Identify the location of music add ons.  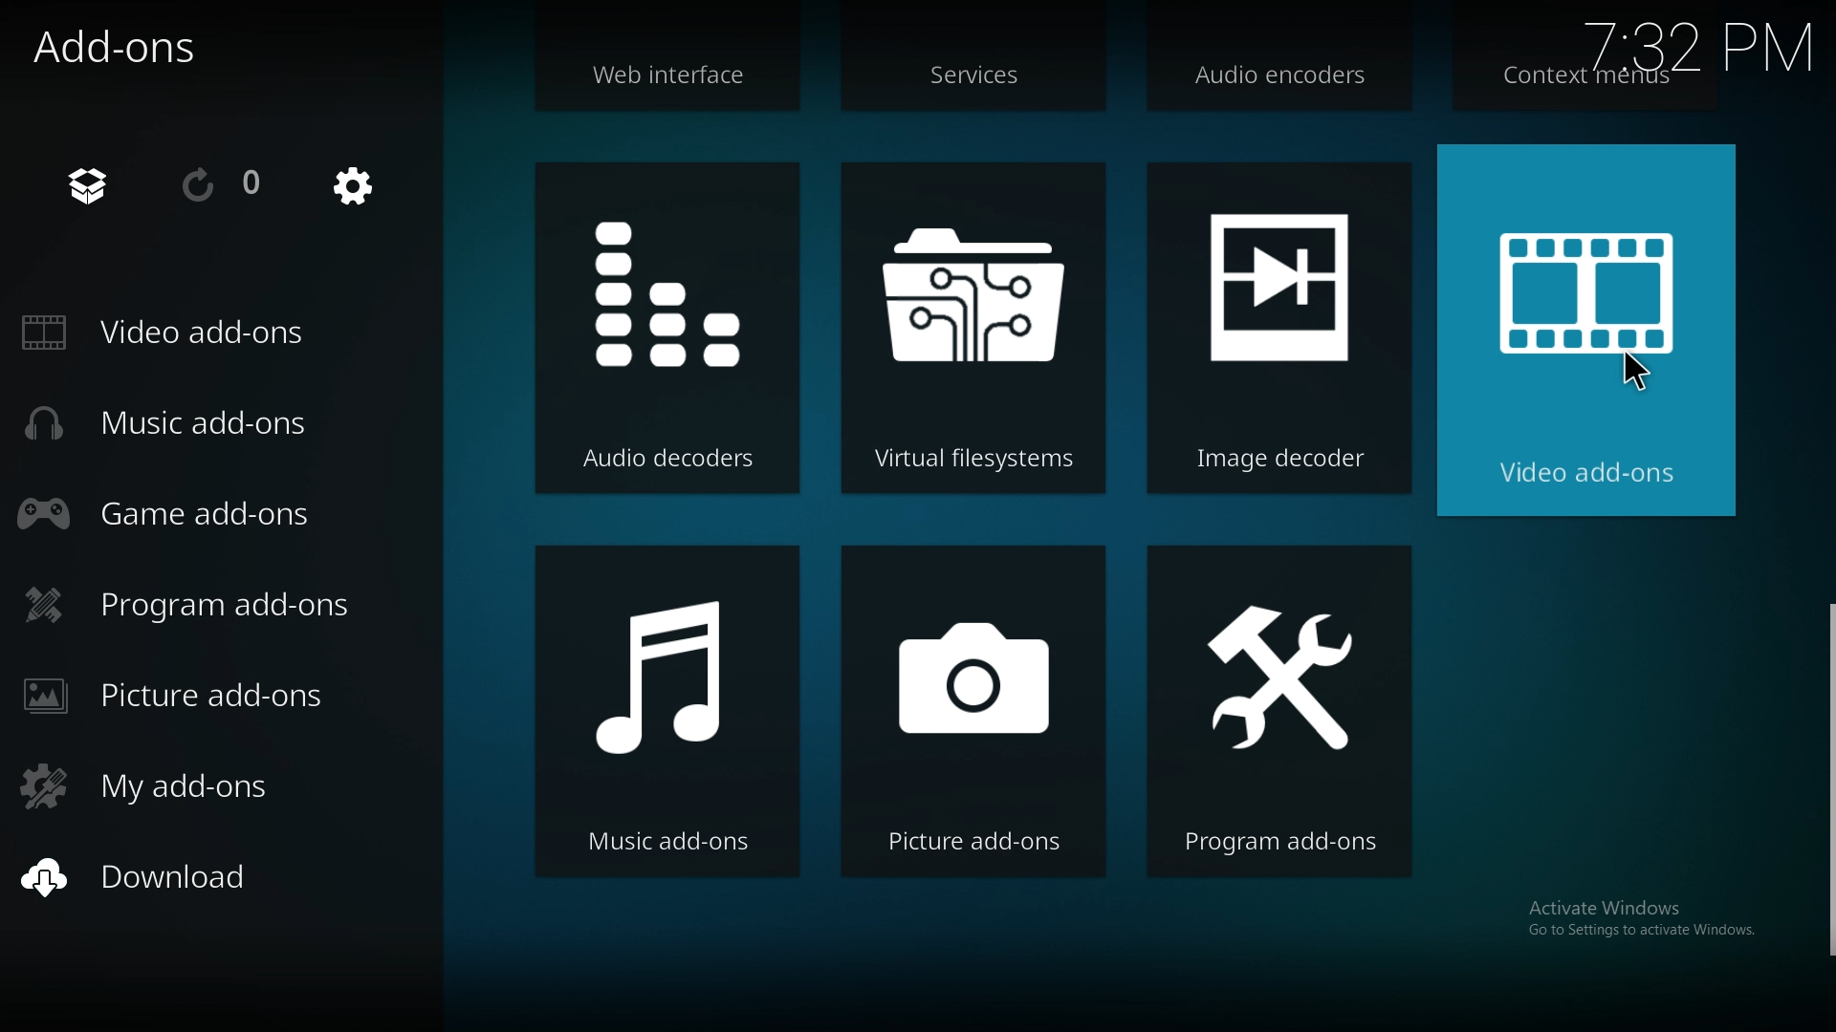
(179, 423).